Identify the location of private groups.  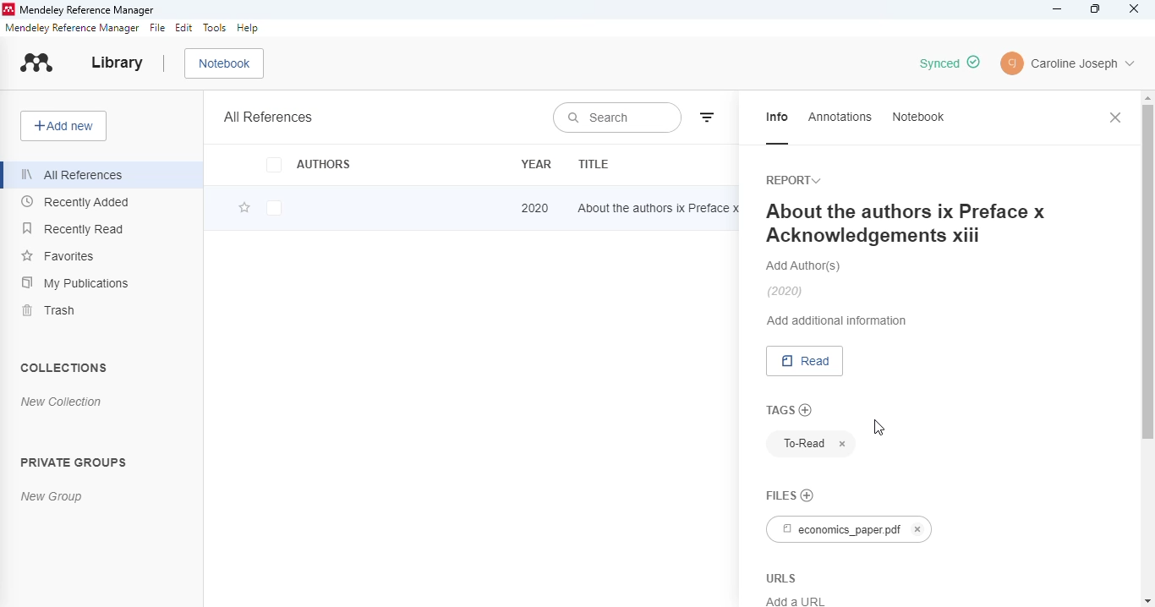
(74, 461).